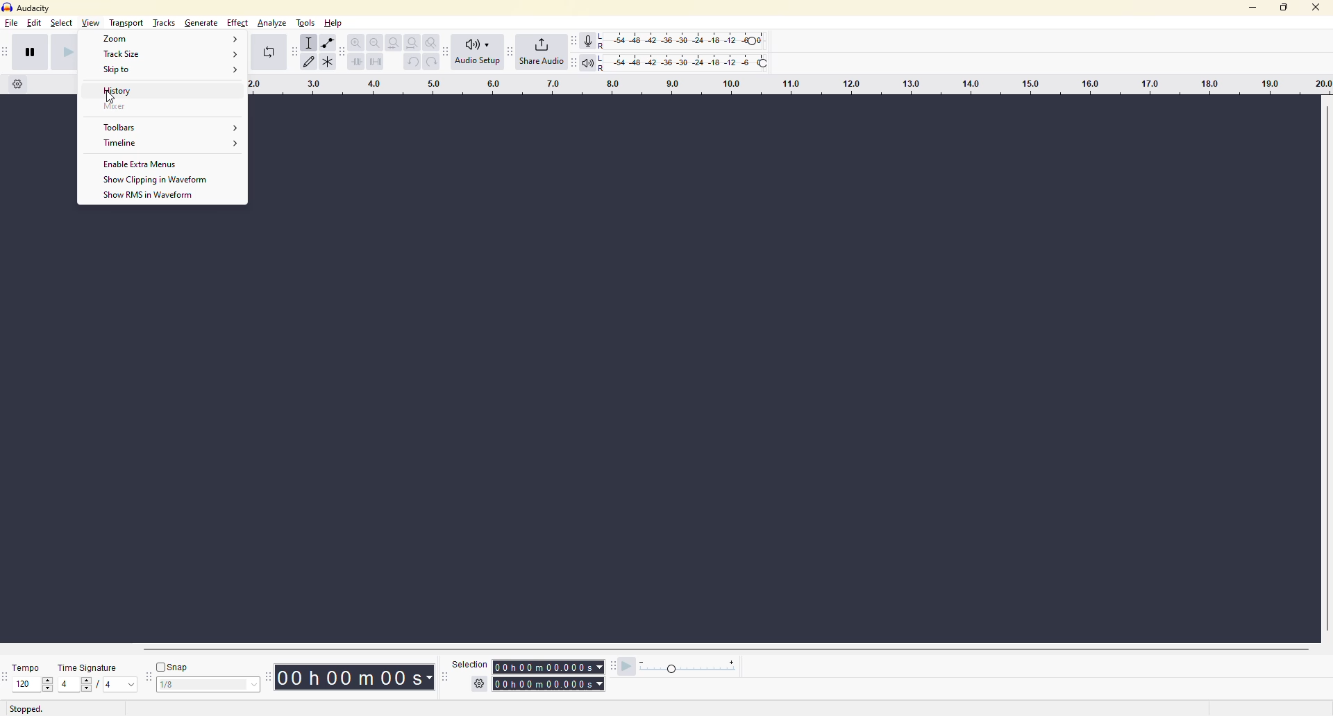  What do you see at coordinates (464, 667) in the screenshot?
I see `selection` at bounding box center [464, 667].